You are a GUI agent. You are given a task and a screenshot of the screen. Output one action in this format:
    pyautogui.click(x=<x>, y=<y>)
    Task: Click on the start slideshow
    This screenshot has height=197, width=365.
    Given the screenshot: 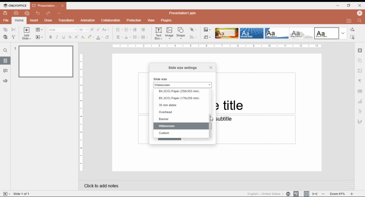 What is the action you would take?
    pyautogui.click(x=39, y=37)
    